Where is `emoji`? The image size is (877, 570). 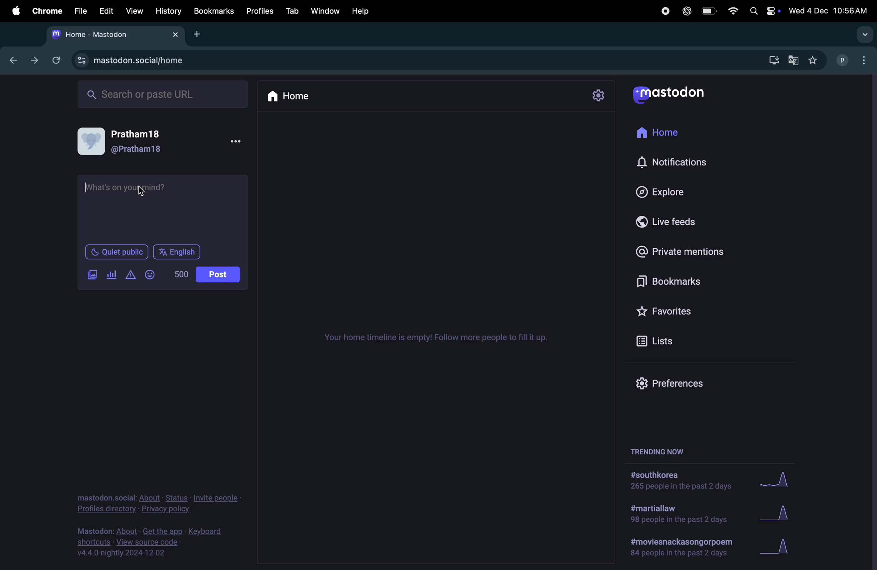
emoji is located at coordinates (151, 275).